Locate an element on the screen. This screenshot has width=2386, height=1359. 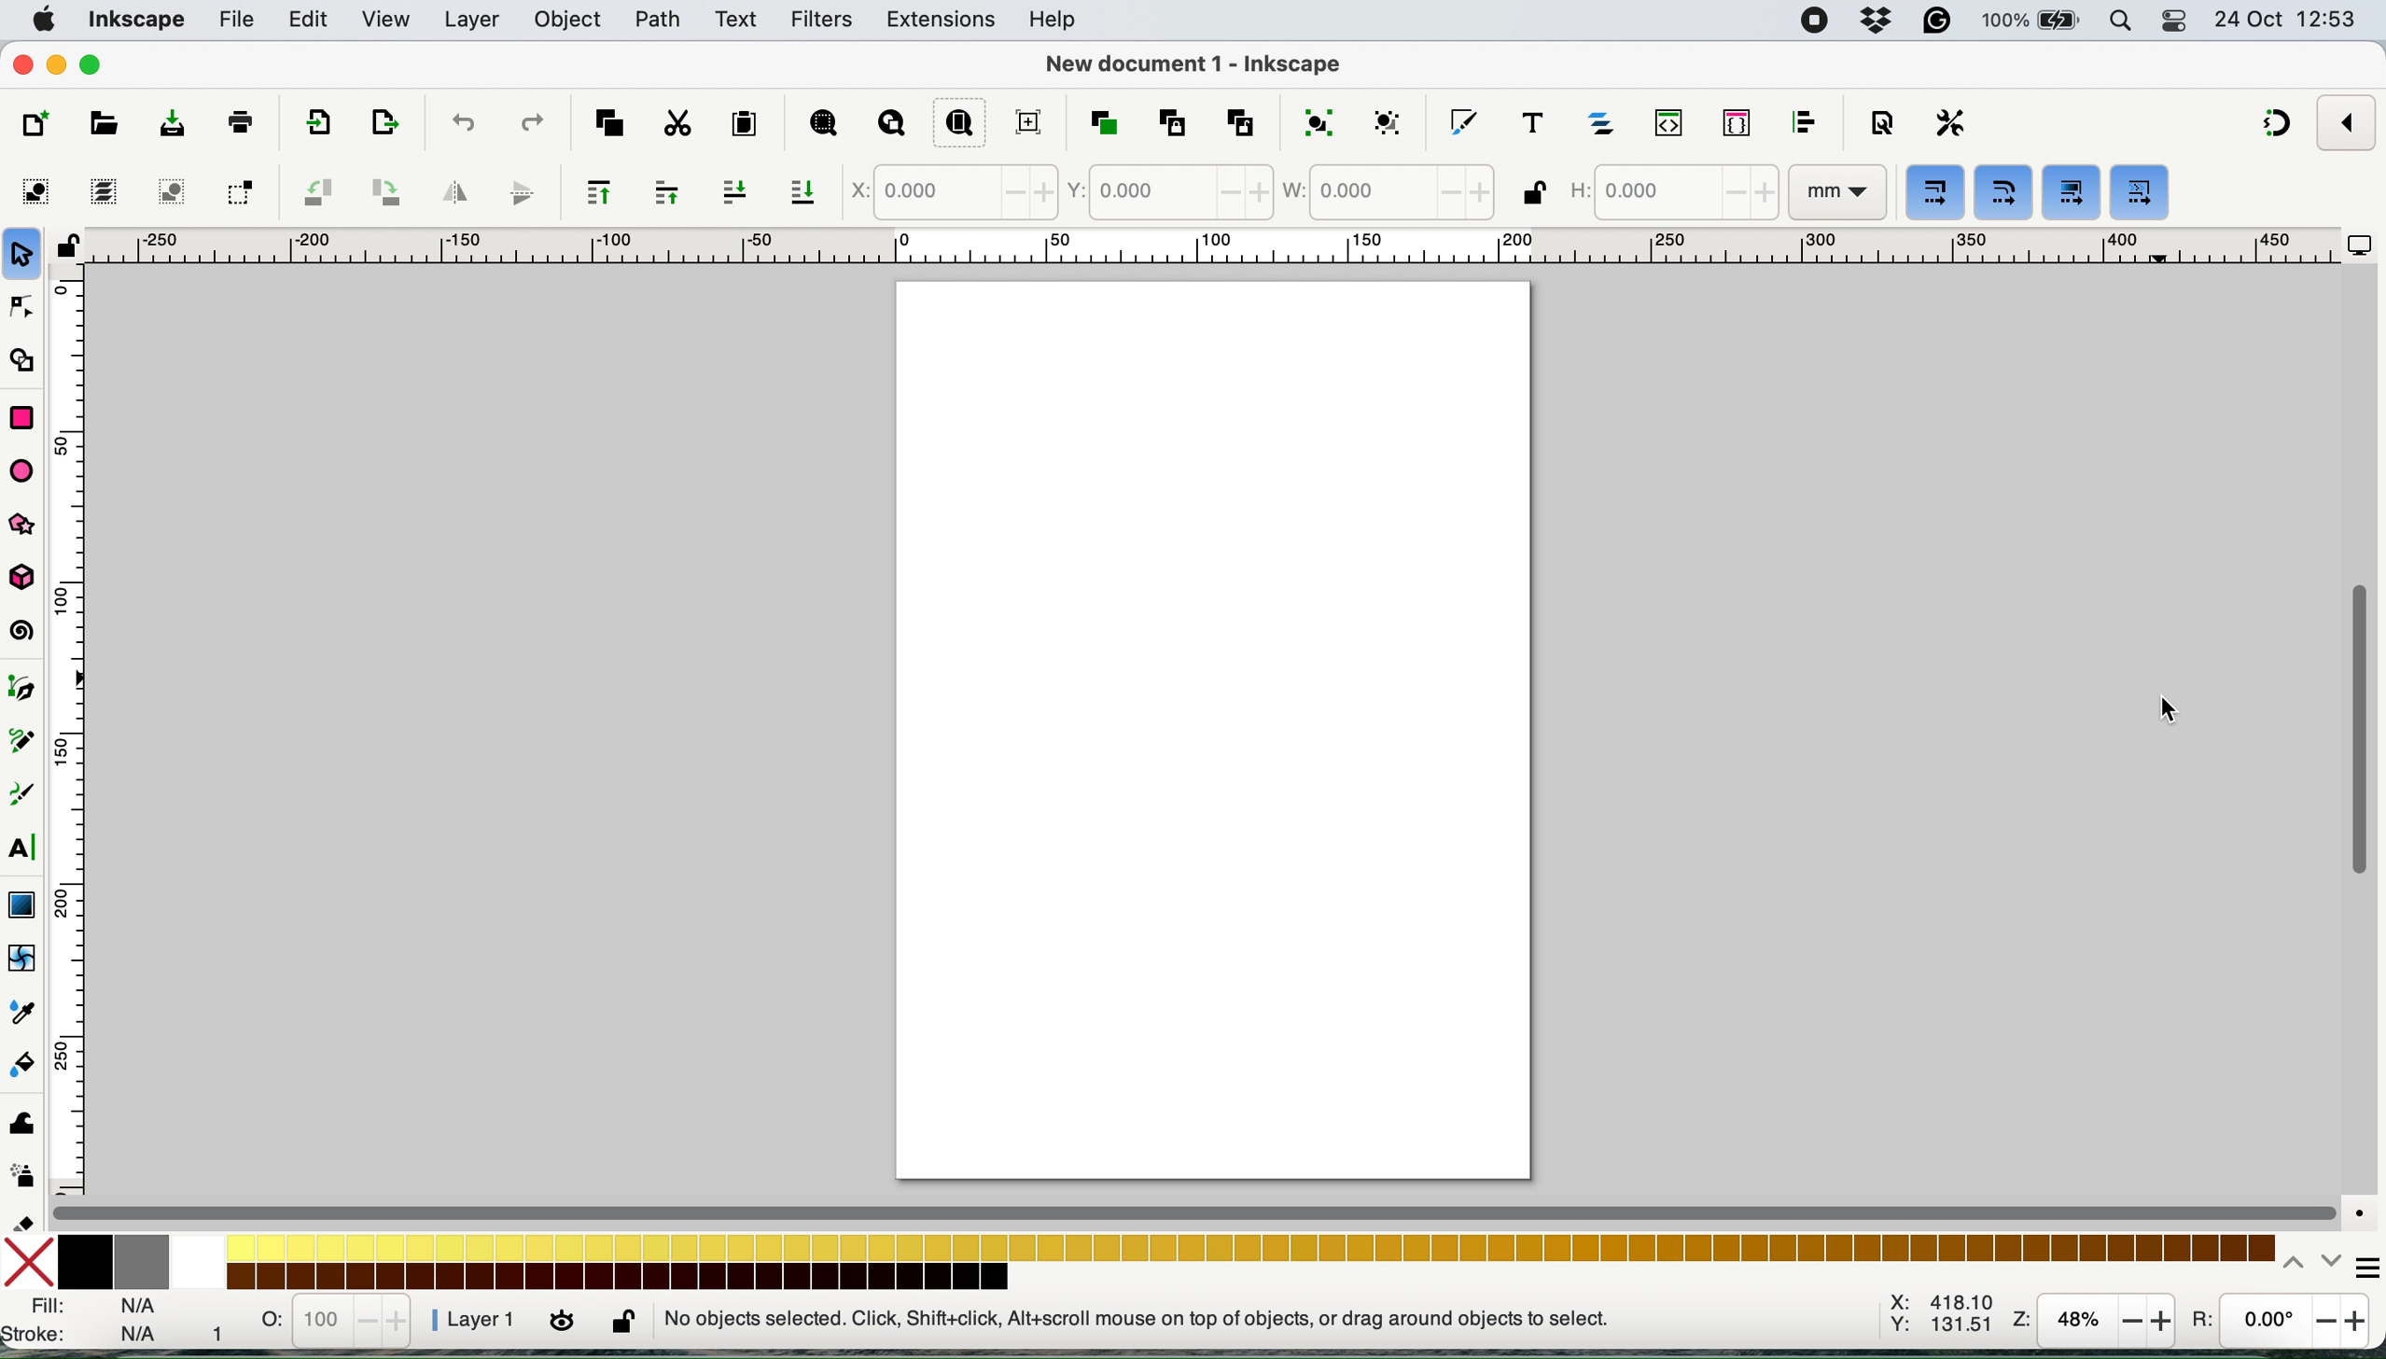
select all in all layers is located at coordinates (101, 192).